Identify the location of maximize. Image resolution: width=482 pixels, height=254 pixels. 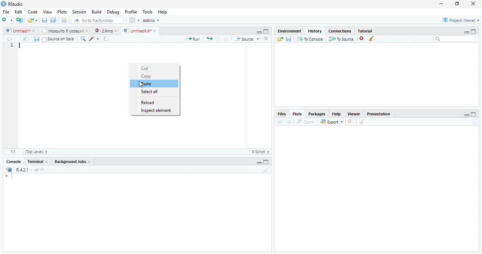
(474, 114).